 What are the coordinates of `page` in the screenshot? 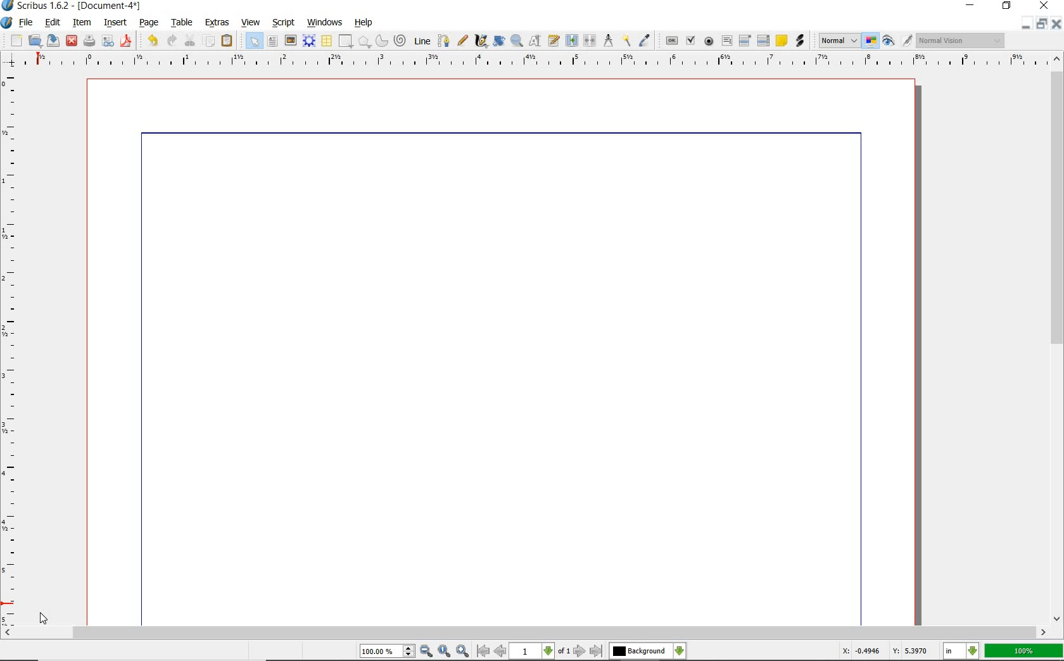 It's located at (149, 22).